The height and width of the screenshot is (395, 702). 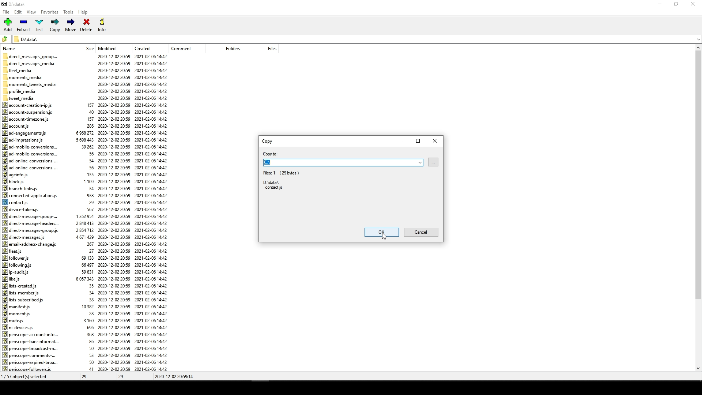 What do you see at coordinates (29, 355) in the screenshot?
I see `periscope-comments` at bounding box center [29, 355].